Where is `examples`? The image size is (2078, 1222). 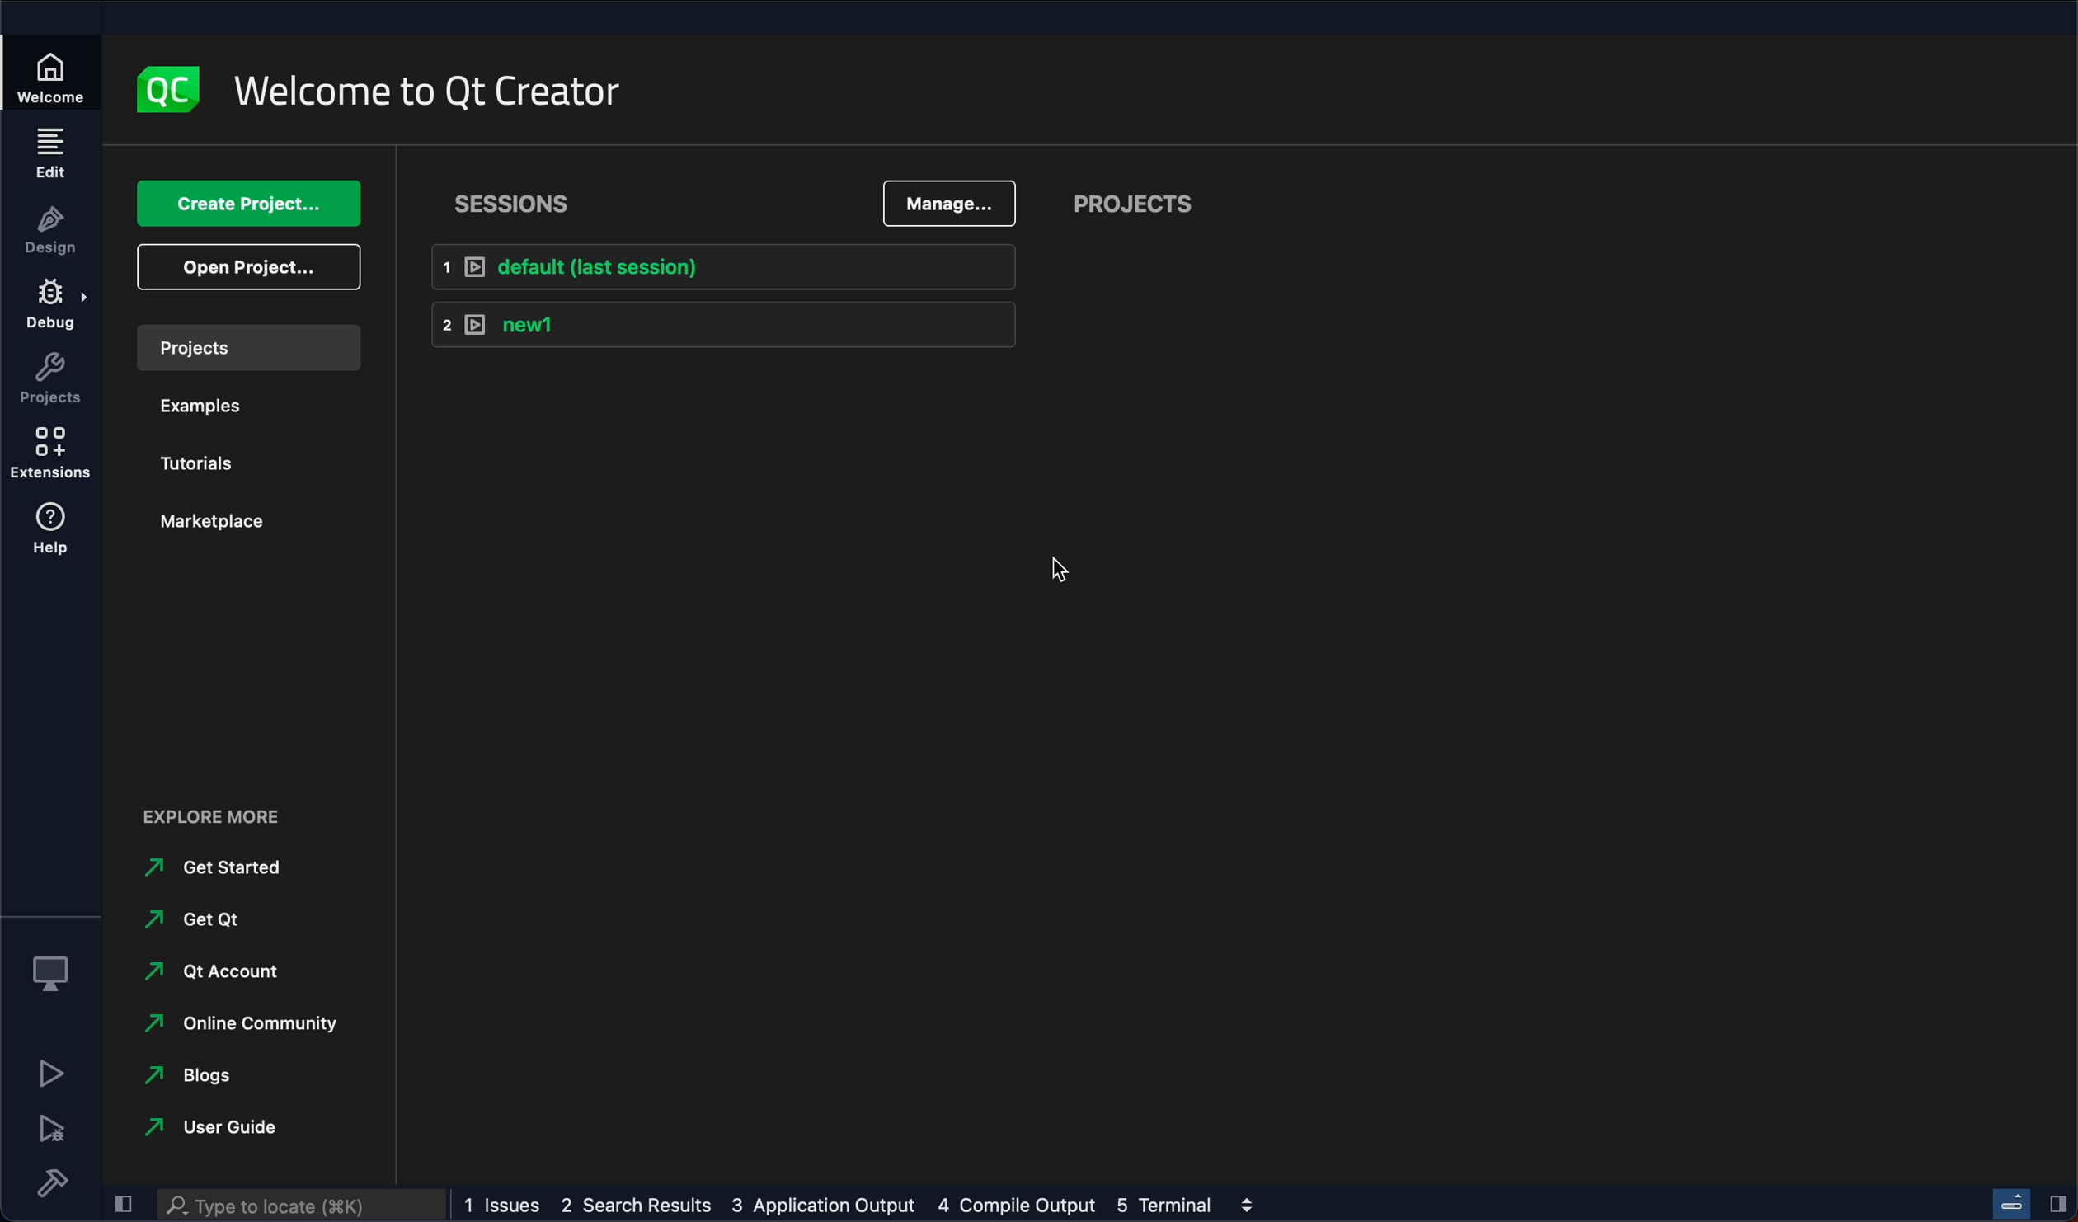
examples is located at coordinates (211, 411).